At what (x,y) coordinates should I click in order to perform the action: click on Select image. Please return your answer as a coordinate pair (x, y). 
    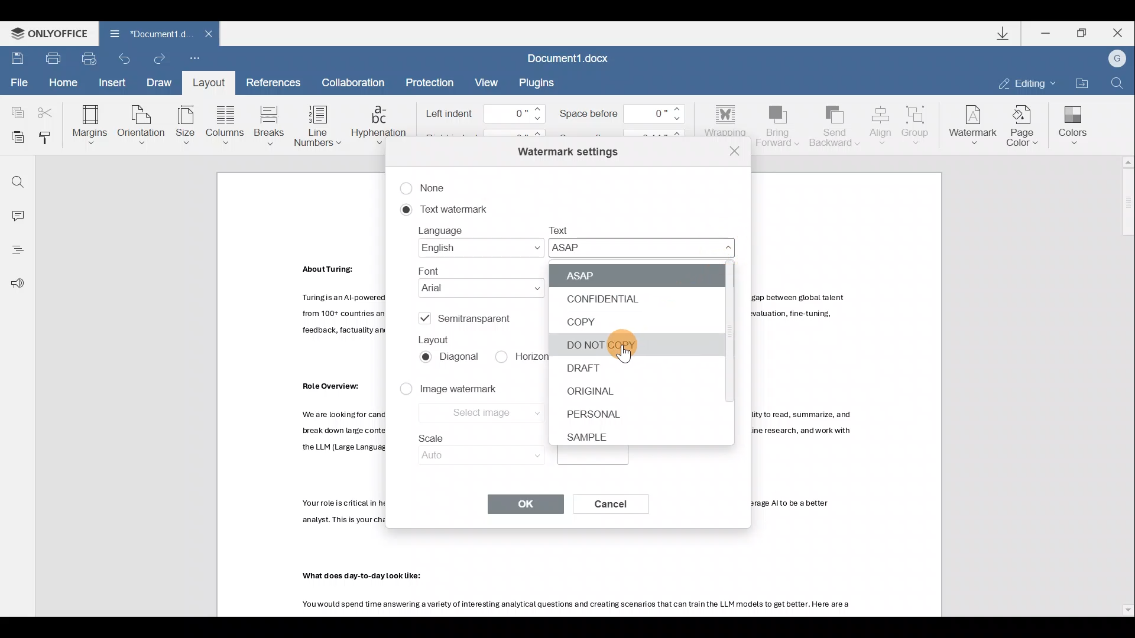
    Looking at the image, I should click on (480, 414).